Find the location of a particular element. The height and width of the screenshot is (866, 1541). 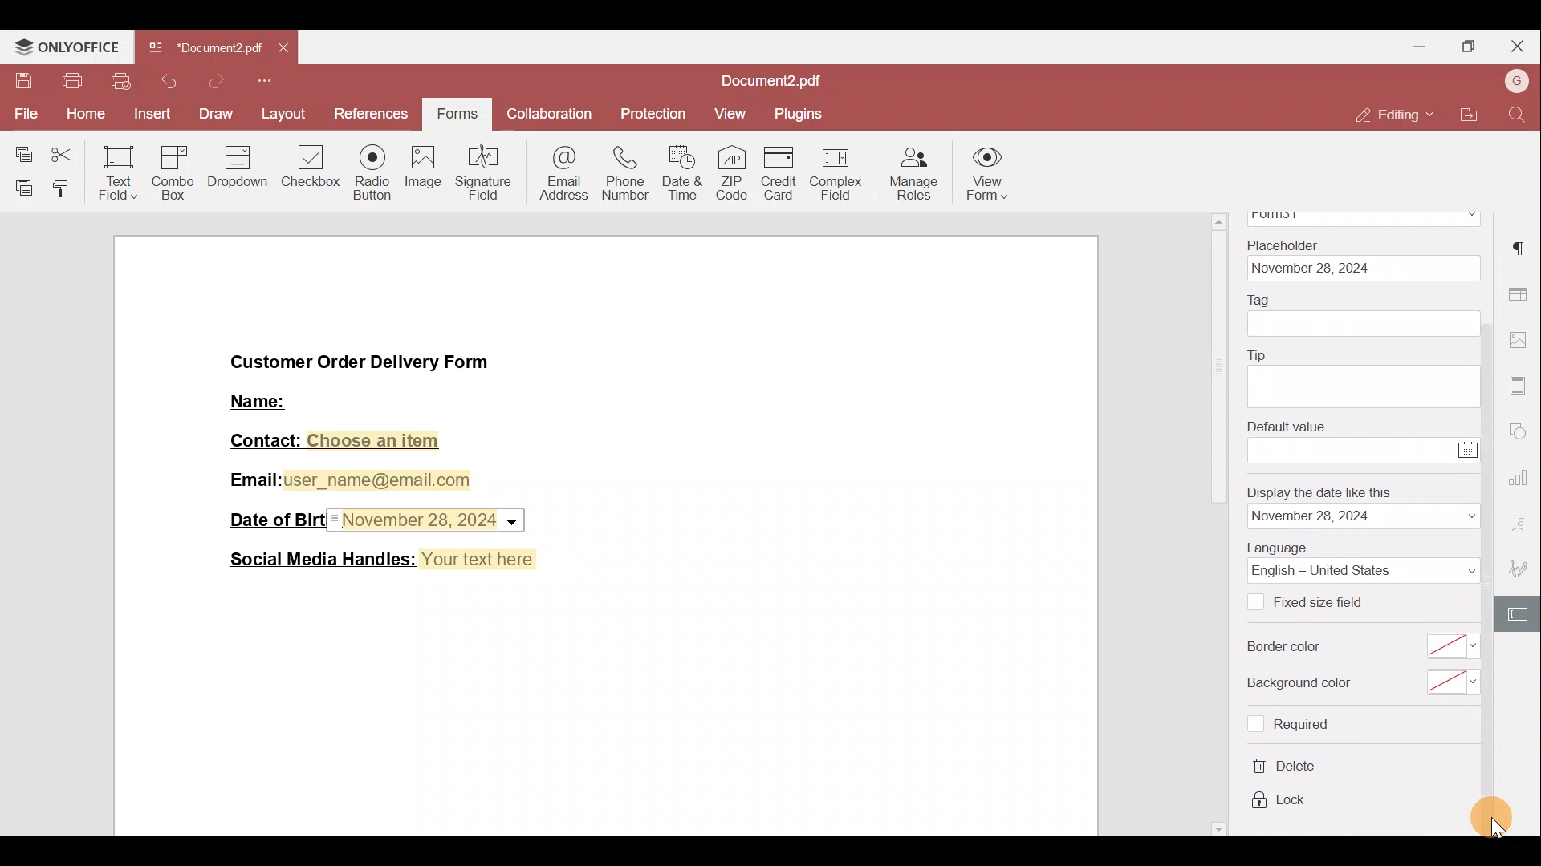

Checkbox  is located at coordinates (1256, 724).